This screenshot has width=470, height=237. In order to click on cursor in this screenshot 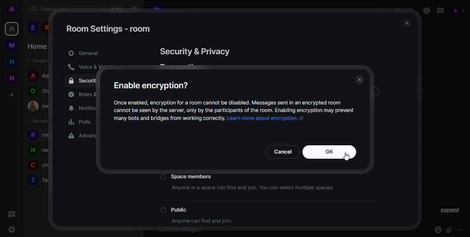, I will do `click(347, 157)`.